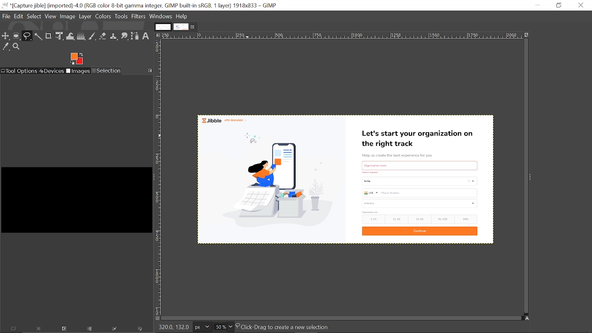 The height and width of the screenshot is (333, 592). What do you see at coordinates (527, 317) in the screenshot?
I see `Navigate this display` at bounding box center [527, 317].